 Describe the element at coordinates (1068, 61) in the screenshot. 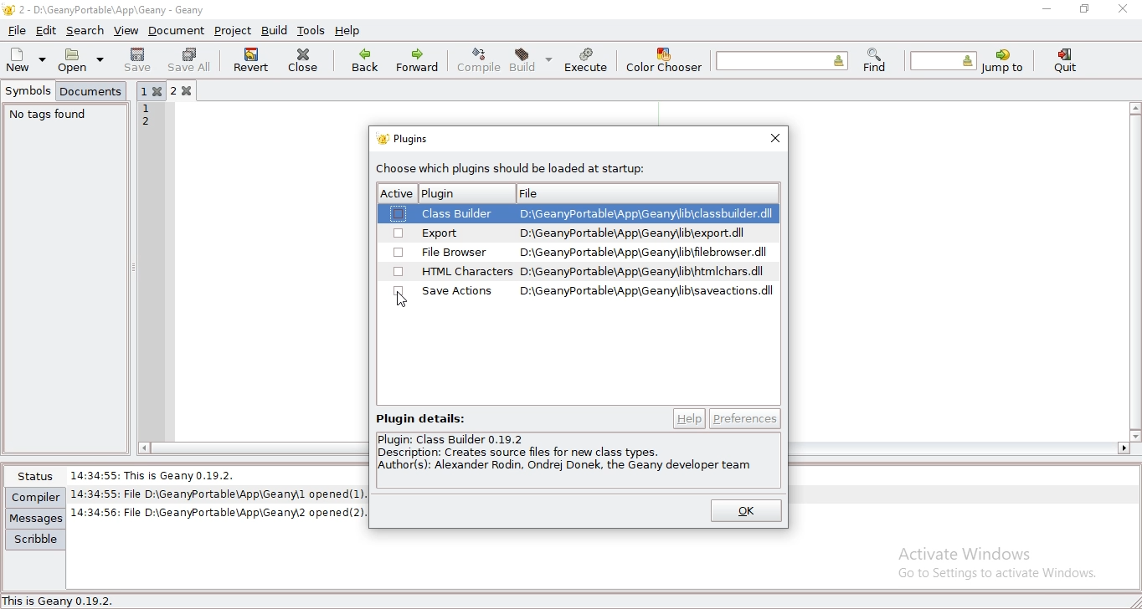

I see `quit` at that location.